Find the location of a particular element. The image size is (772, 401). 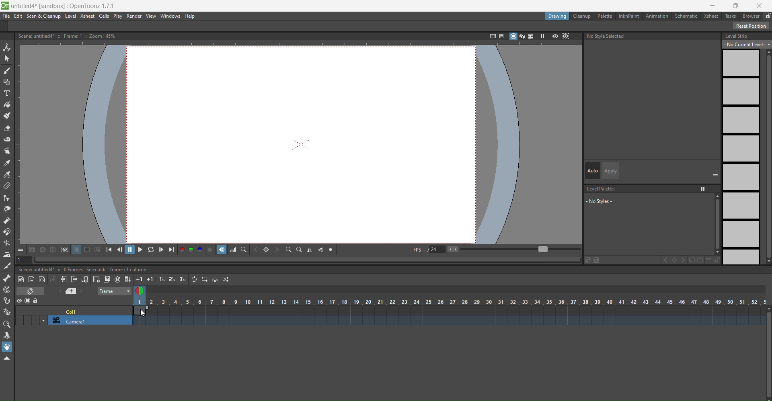

frame is located at coordinates (115, 292).